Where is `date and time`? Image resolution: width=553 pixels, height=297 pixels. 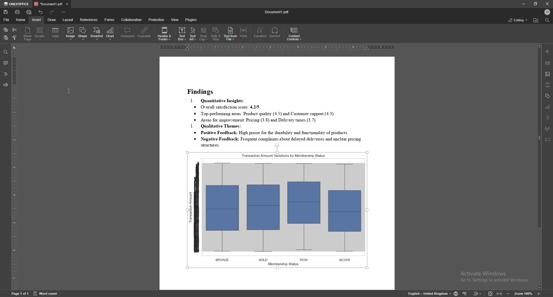 date and time is located at coordinates (216, 34).